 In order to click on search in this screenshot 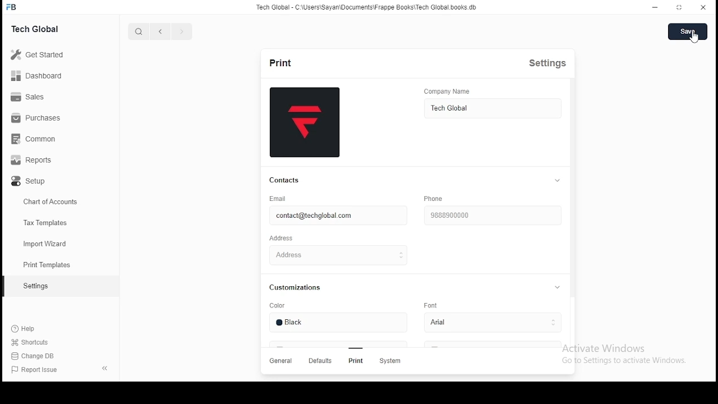, I will do `click(138, 32)`.